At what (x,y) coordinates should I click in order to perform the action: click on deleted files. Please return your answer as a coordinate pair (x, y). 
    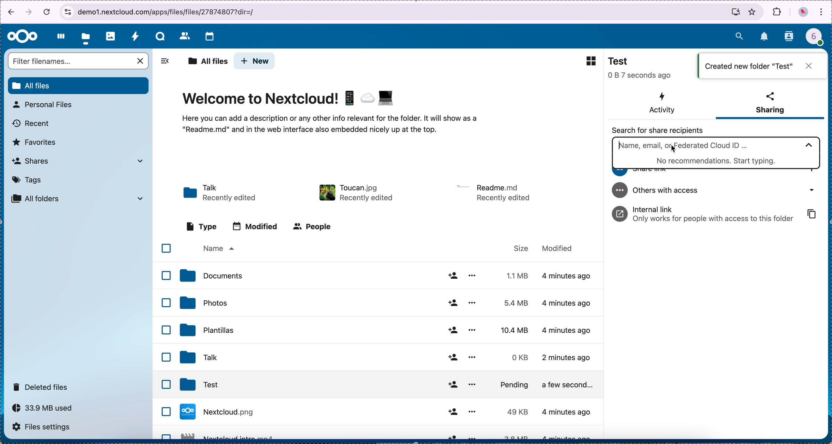
    Looking at the image, I should click on (42, 387).